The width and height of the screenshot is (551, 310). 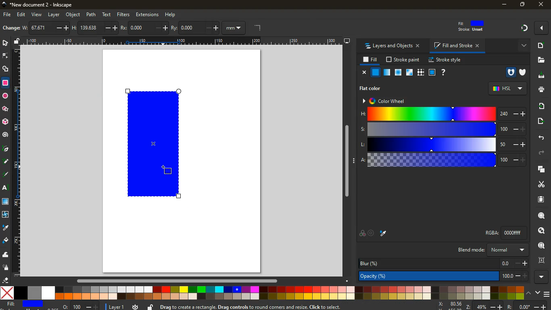 I want to click on message, so click(x=286, y=306).